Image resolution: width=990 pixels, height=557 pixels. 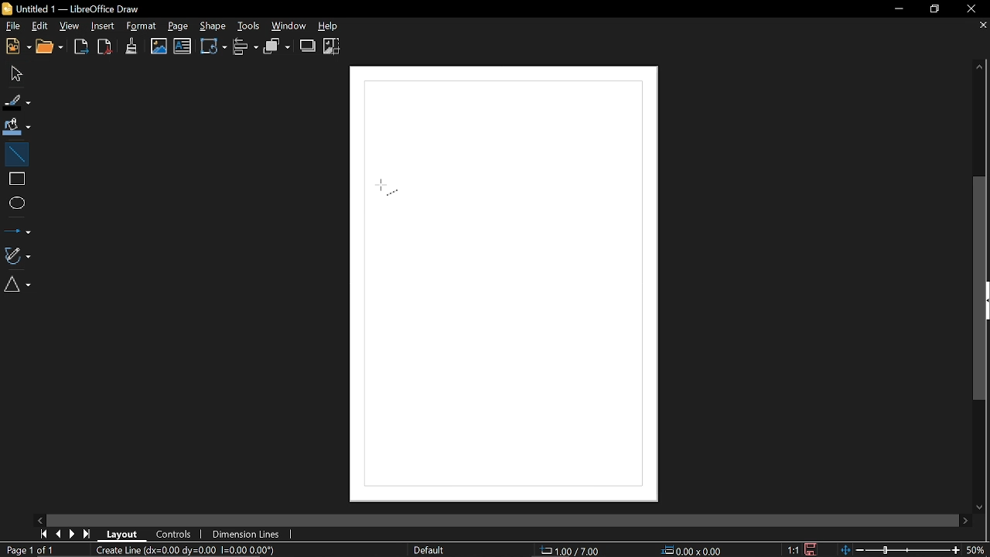 I want to click on Shadow, so click(x=307, y=46).